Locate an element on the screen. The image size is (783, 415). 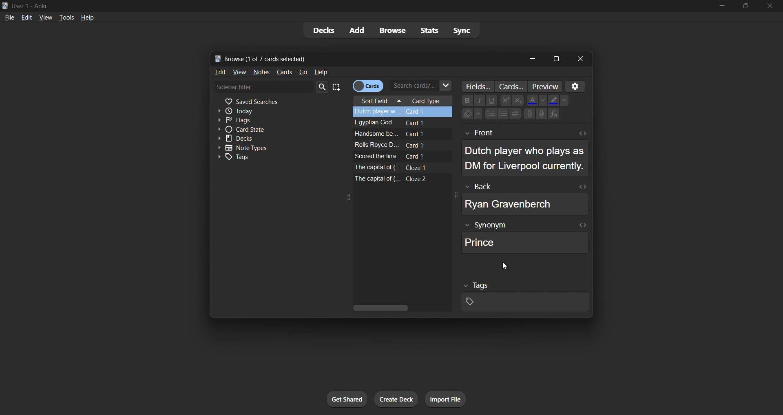
flags filter toggle is located at coordinates (269, 120).